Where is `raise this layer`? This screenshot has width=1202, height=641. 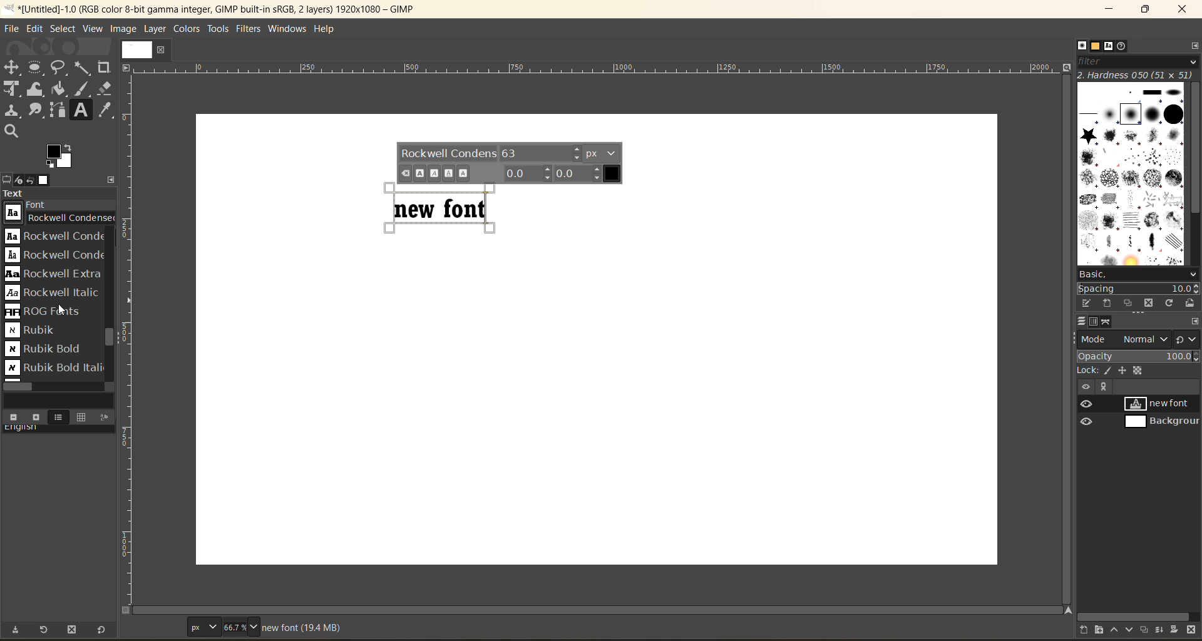
raise this layer is located at coordinates (1119, 631).